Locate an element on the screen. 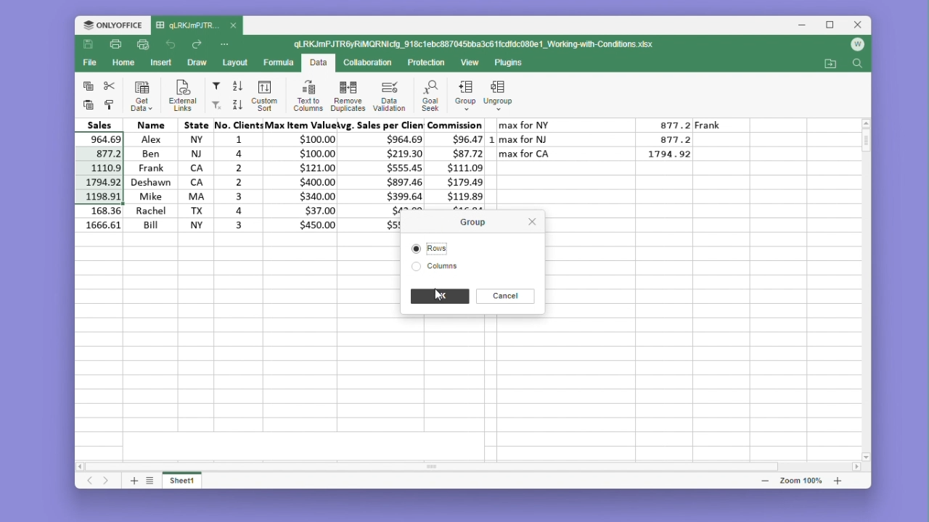 The width and height of the screenshot is (929, 522). Only office logo is located at coordinates (112, 26).